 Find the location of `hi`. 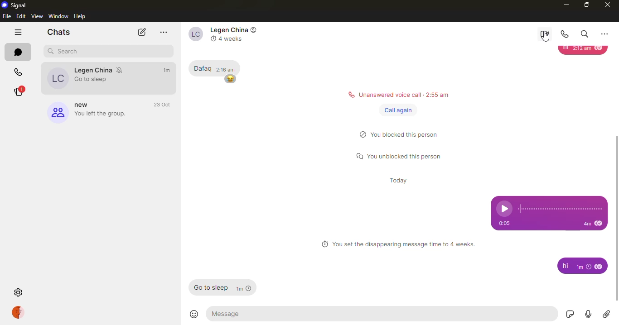

hi is located at coordinates (563, 266).